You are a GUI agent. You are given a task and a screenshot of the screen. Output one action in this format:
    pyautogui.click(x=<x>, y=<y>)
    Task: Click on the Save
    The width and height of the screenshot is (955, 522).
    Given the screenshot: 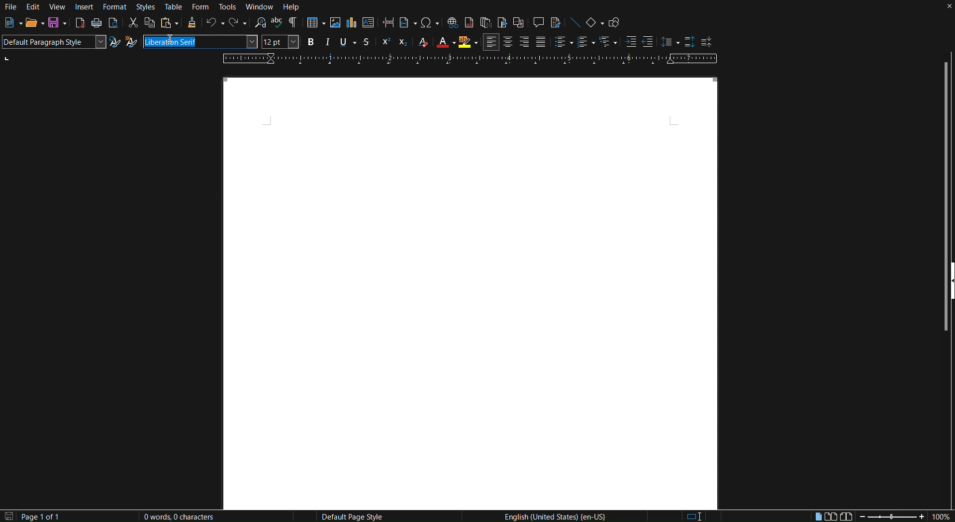 What is the action you would take?
    pyautogui.click(x=58, y=24)
    